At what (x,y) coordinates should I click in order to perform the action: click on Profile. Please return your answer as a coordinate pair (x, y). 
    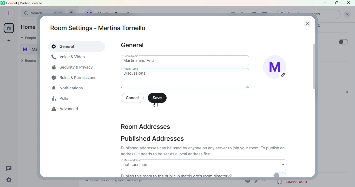
    Looking at the image, I should click on (8, 12).